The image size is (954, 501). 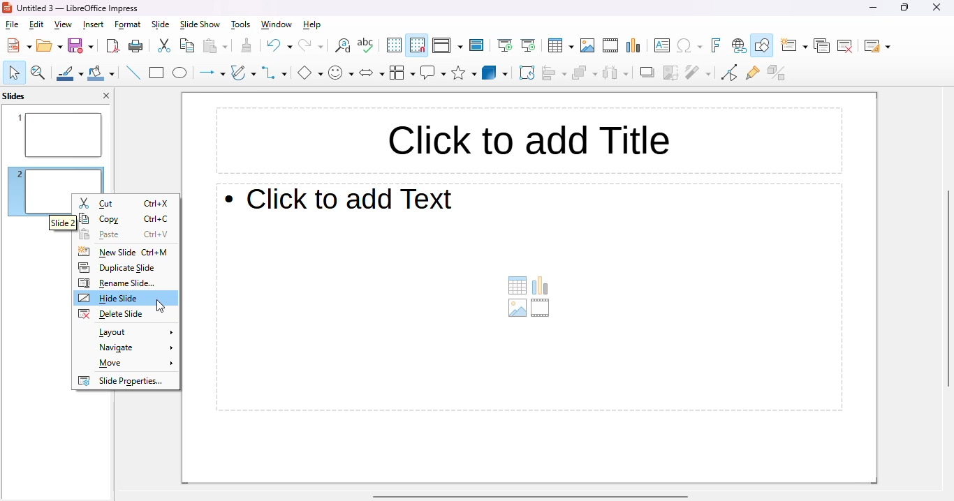 What do you see at coordinates (109, 298) in the screenshot?
I see `hide slide` at bounding box center [109, 298].